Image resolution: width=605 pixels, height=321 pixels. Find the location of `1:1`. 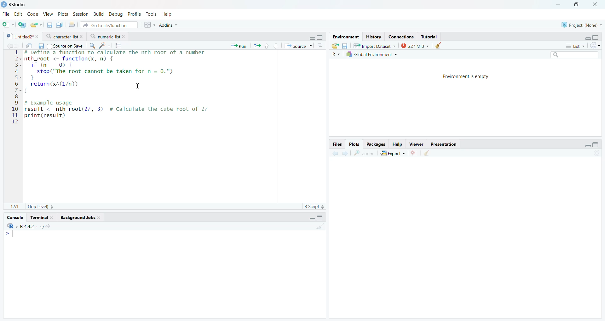

1:1 is located at coordinates (13, 206).